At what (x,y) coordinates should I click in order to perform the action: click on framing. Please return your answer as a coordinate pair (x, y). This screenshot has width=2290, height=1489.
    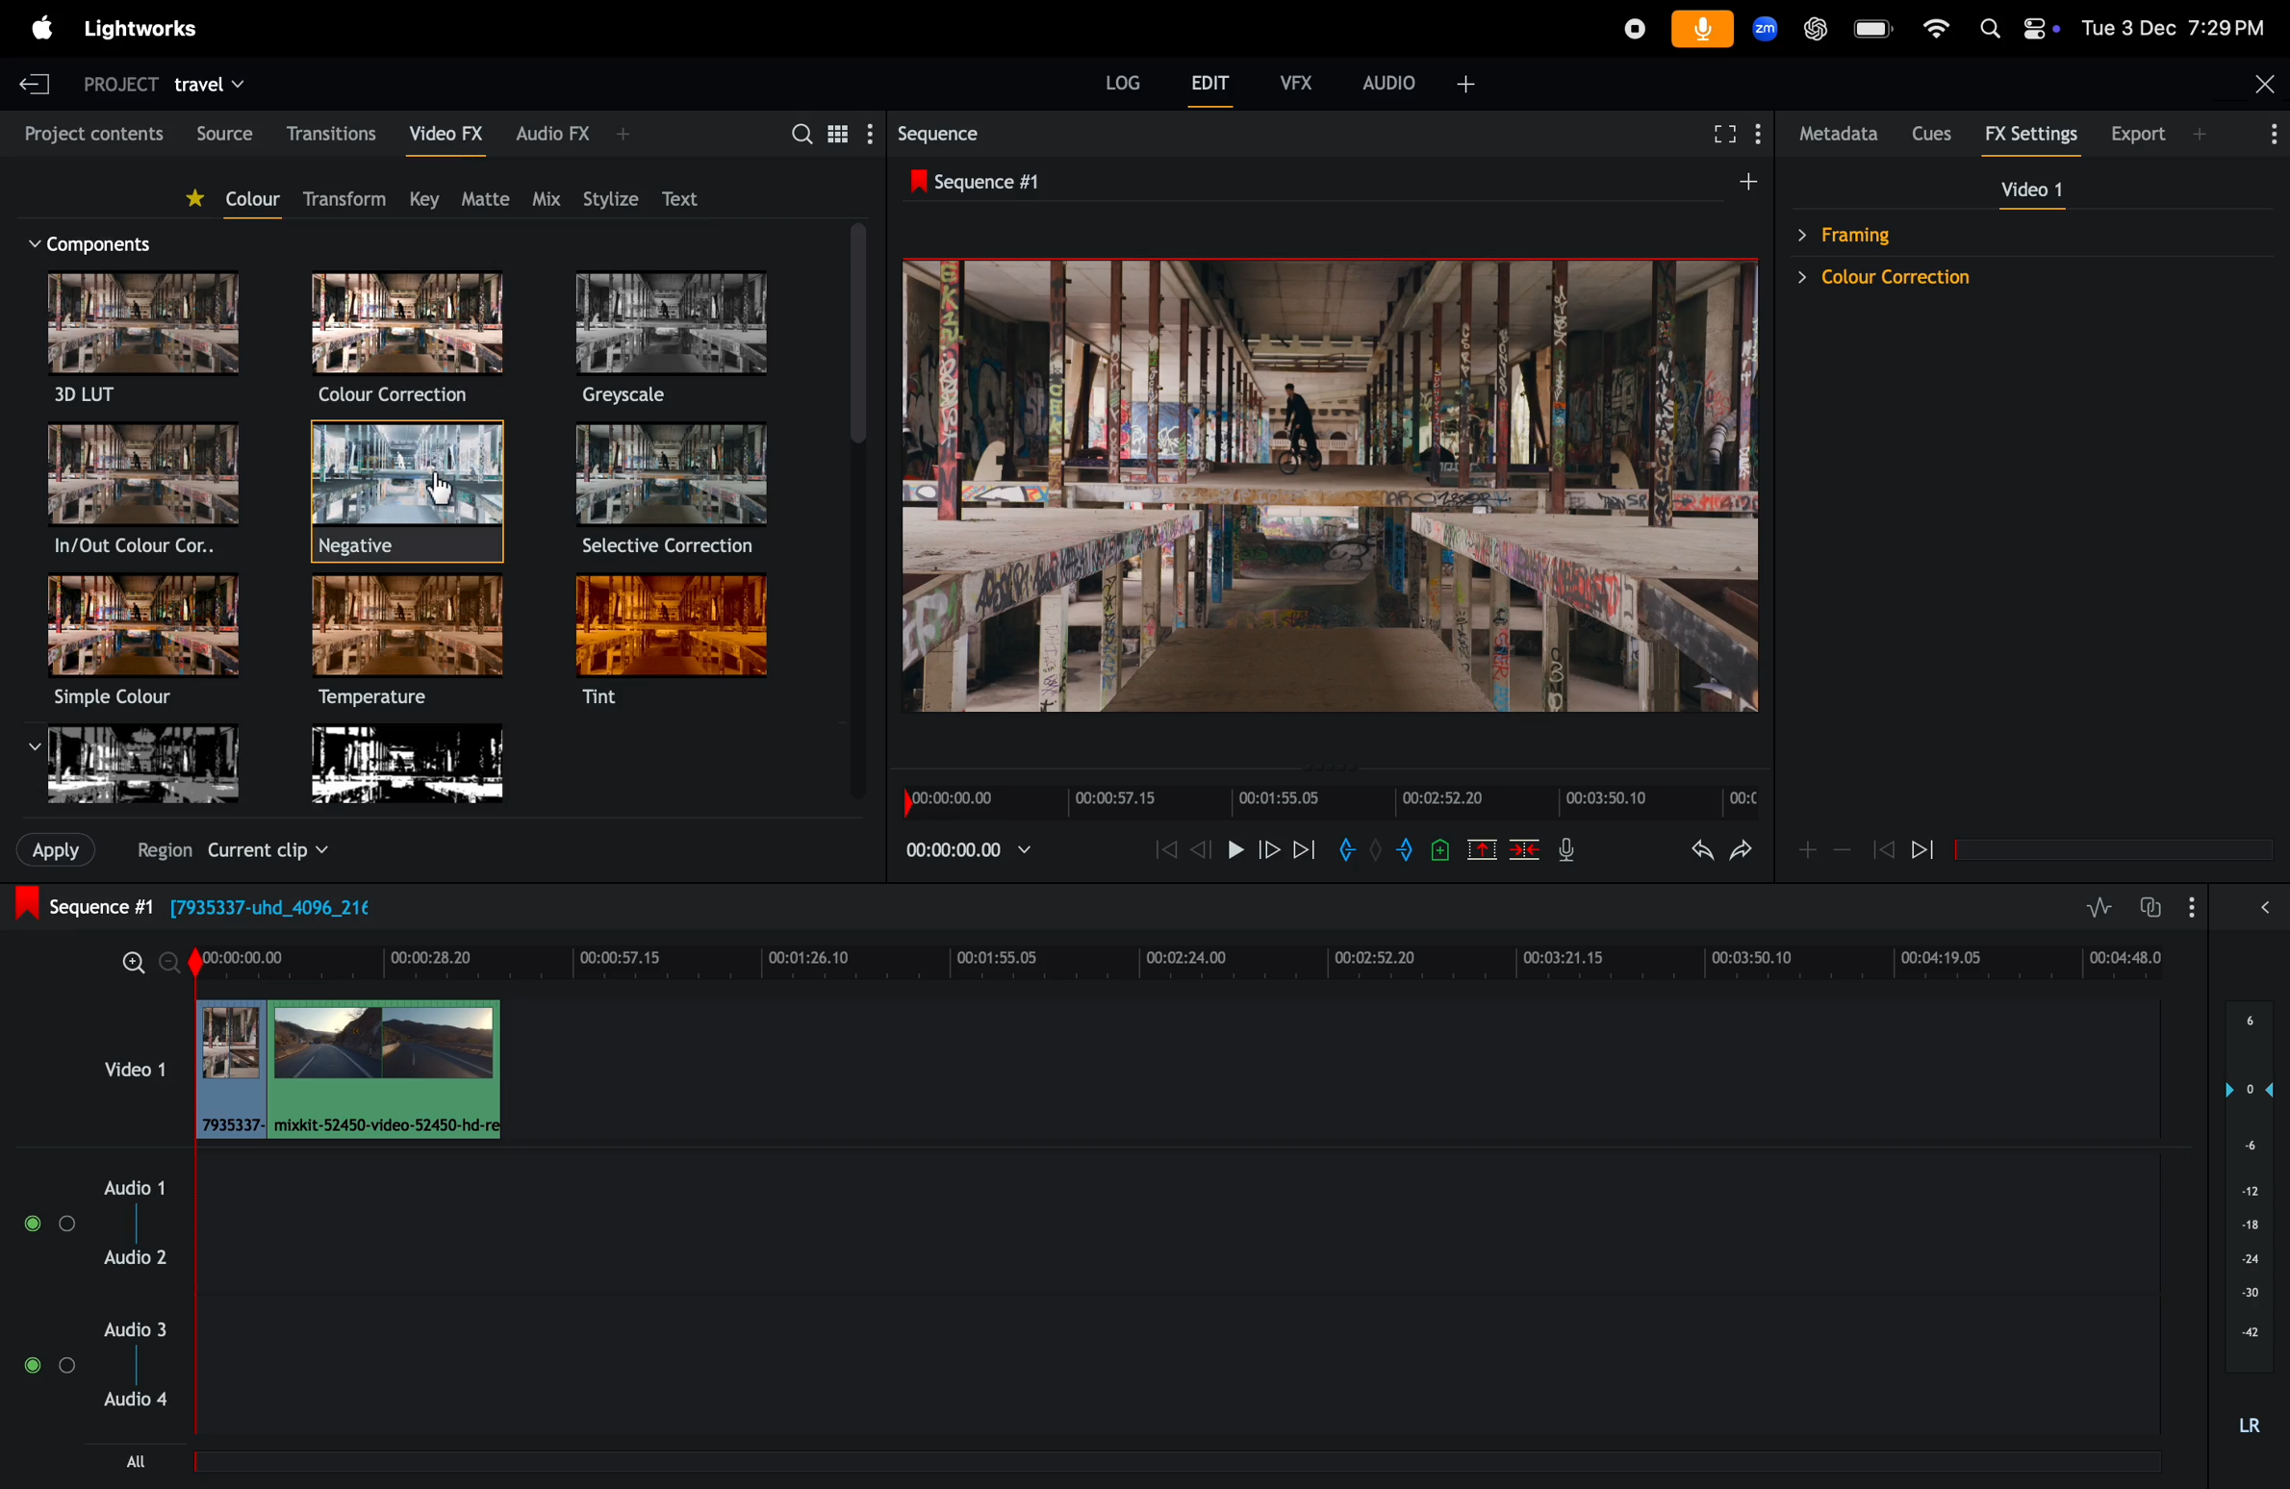
    Looking at the image, I should click on (1967, 234).